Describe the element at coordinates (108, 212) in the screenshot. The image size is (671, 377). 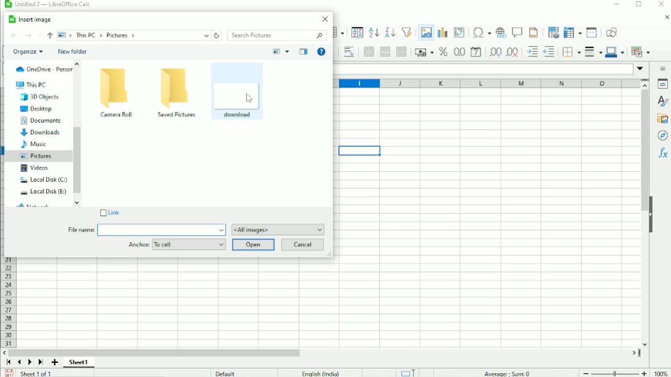
I see `Link` at that location.